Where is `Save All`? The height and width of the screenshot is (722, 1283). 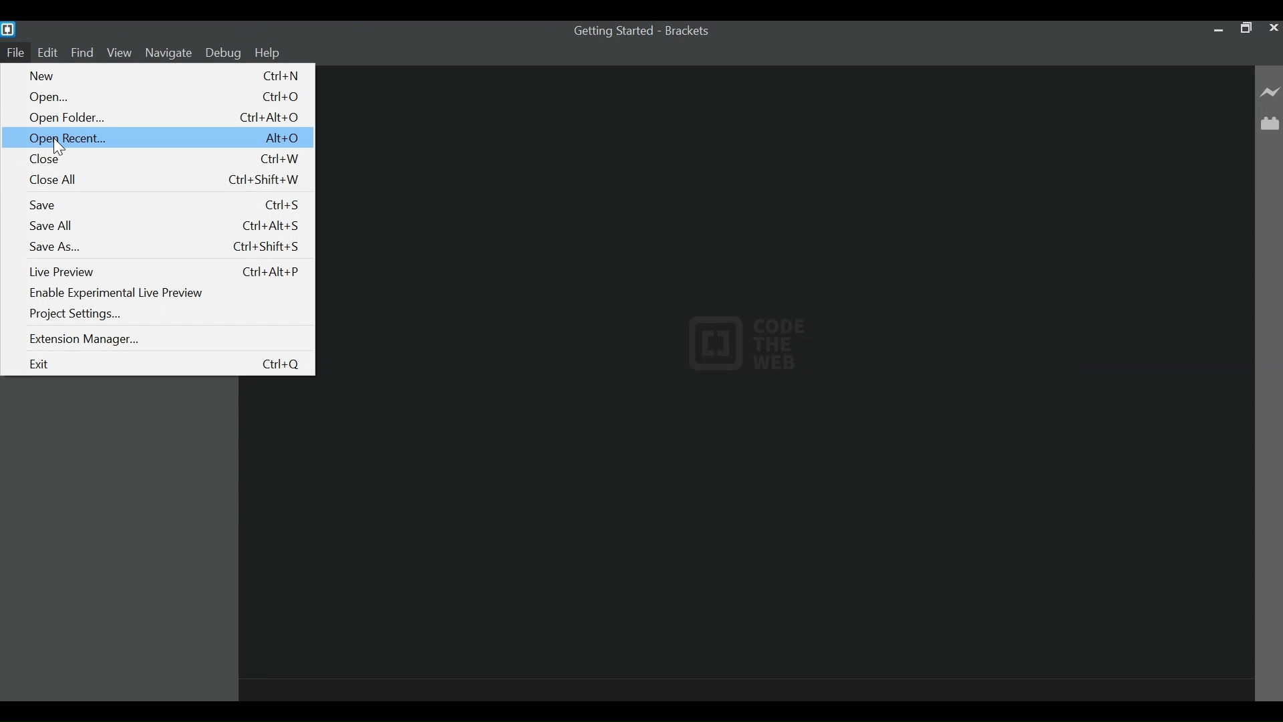
Save All is located at coordinates (162, 225).